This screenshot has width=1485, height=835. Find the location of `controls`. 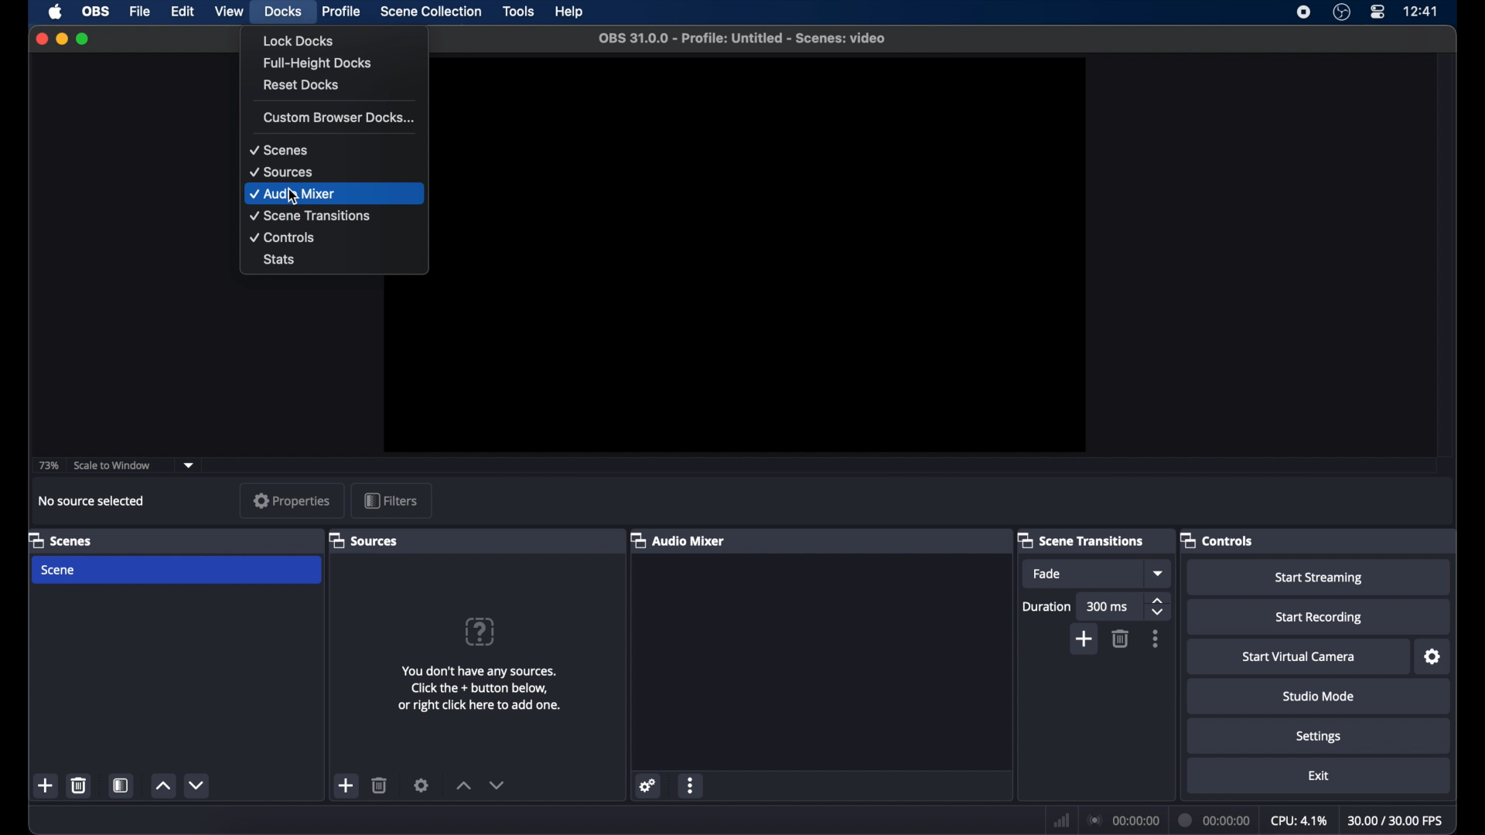

controls is located at coordinates (1219, 540).